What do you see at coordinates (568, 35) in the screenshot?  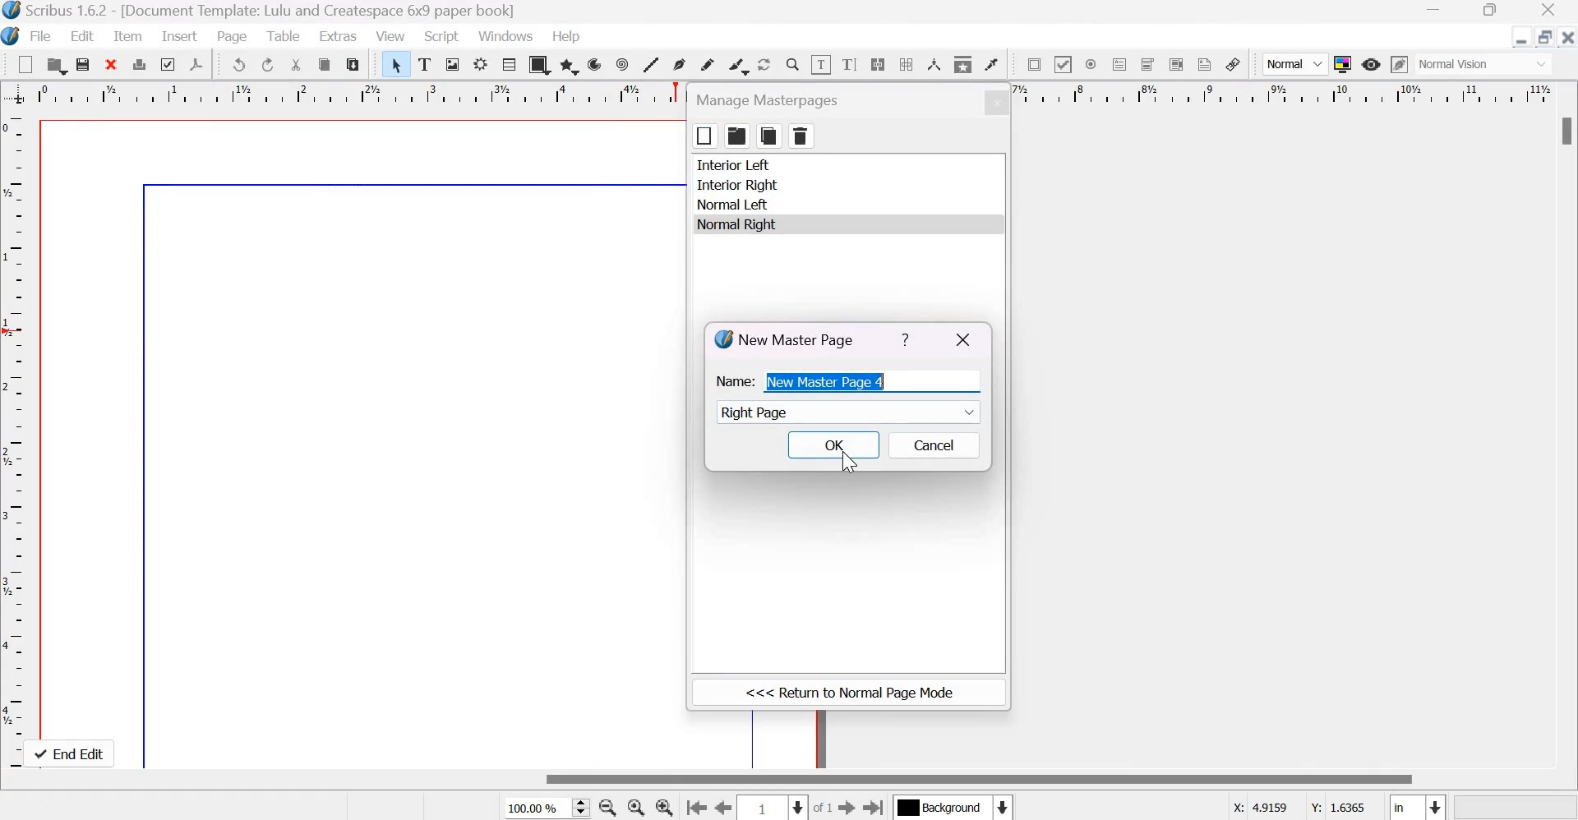 I see `Help` at bounding box center [568, 35].